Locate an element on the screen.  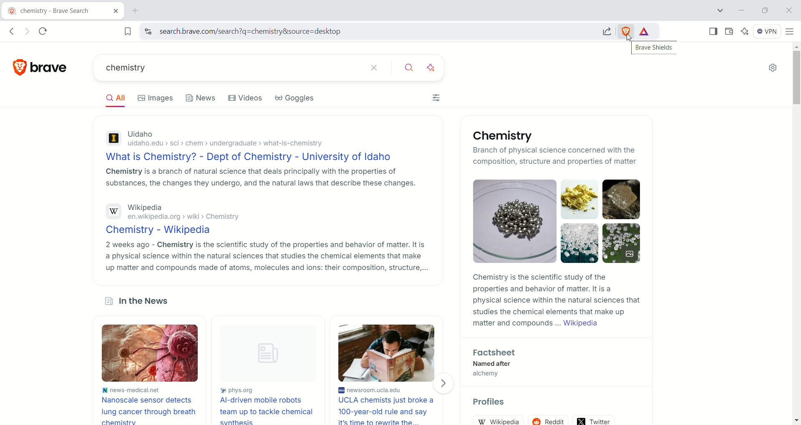
view site information is located at coordinates (148, 31).